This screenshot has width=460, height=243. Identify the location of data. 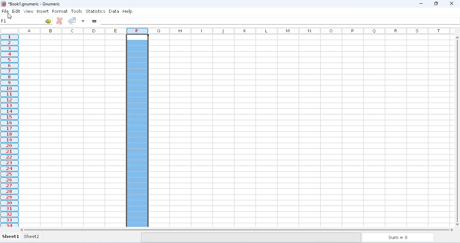
(114, 11).